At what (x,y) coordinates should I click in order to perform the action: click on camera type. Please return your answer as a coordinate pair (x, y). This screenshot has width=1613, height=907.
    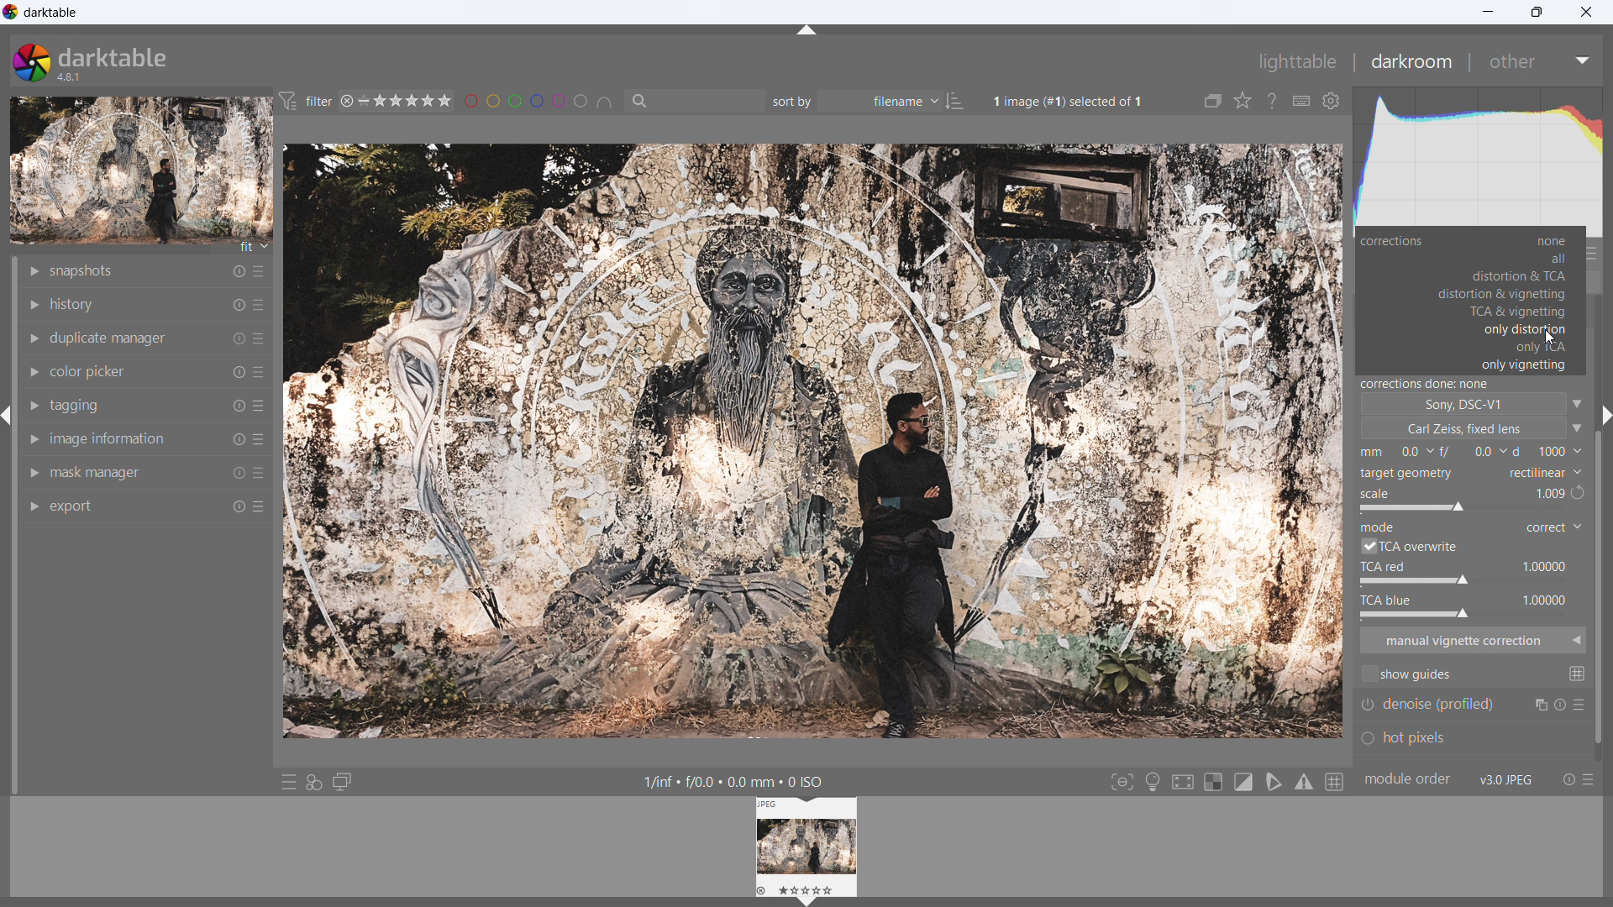
    Looking at the image, I should click on (1474, 404).